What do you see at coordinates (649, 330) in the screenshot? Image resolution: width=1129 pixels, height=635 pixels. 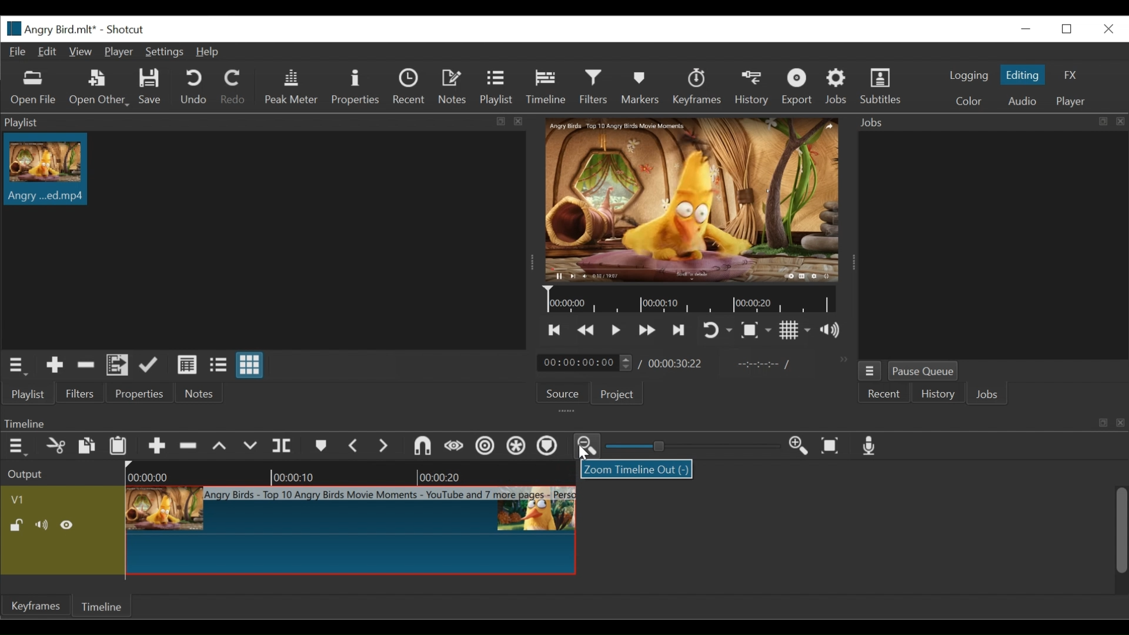 I see `Play forward quickly` at bounding box center [649, 330].